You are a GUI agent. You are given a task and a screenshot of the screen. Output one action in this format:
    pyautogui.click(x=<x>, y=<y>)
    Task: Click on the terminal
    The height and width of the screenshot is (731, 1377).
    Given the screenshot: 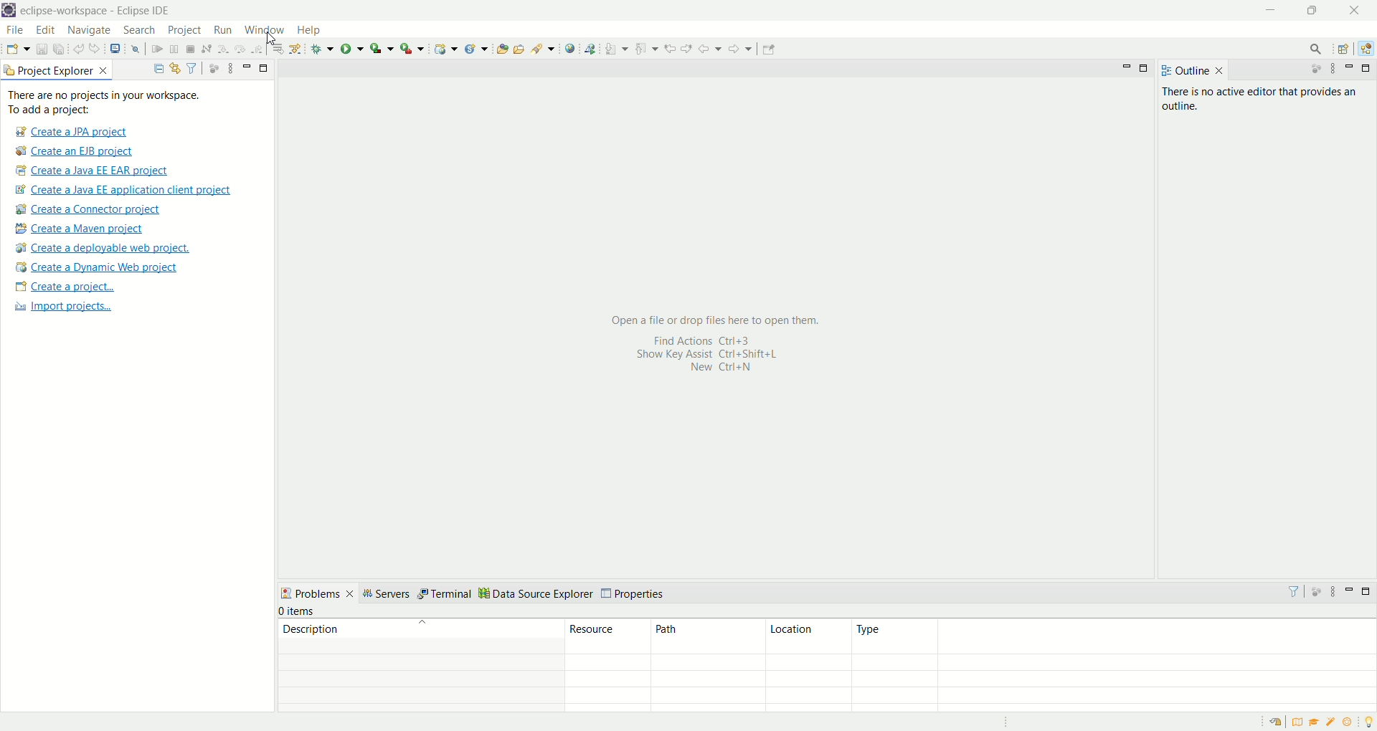 What is the action you would take?
    pyautogui.click(x=446, y=593)
    